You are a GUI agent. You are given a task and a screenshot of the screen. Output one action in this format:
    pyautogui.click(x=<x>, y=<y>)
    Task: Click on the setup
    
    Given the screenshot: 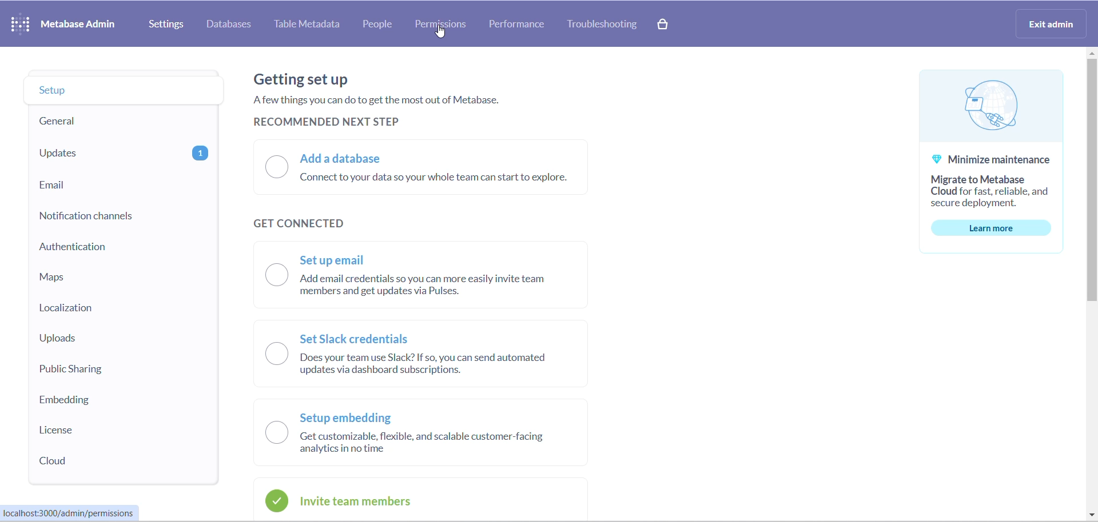 What is the action you would take?
    pyautogui.click(x=110, y=92)
    